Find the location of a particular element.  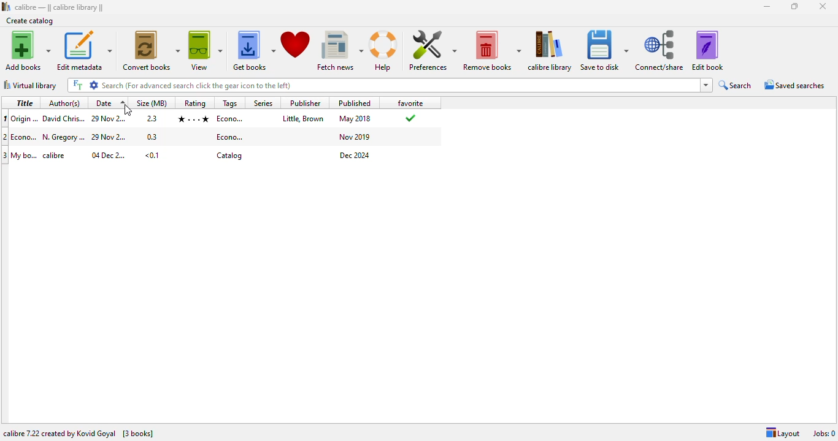

tag is located at coordinates (230, 137).